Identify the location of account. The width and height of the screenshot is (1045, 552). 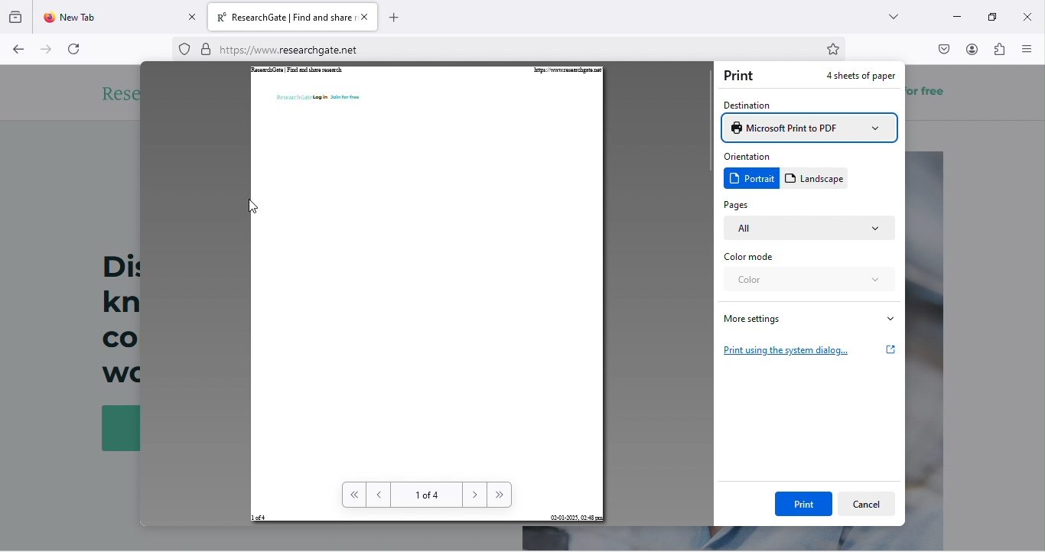
(972, 49).